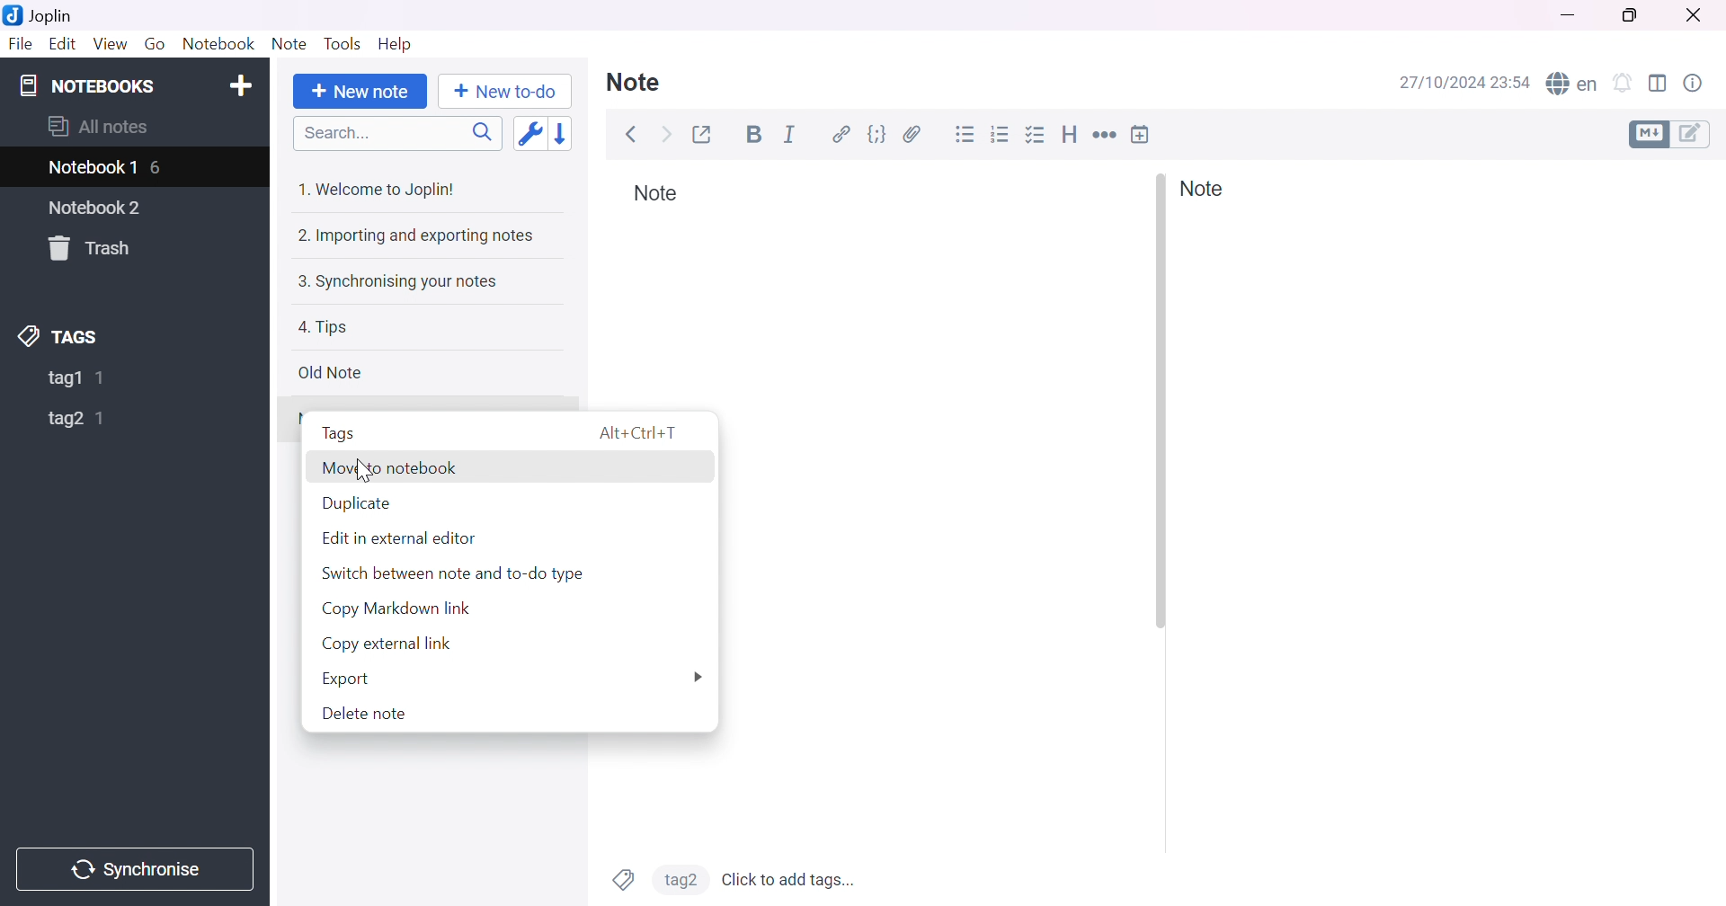 This screenshot has width=1726, height=906. Describe the element at coordinates (1159, 401) in the screenshot. I see `` at that location.